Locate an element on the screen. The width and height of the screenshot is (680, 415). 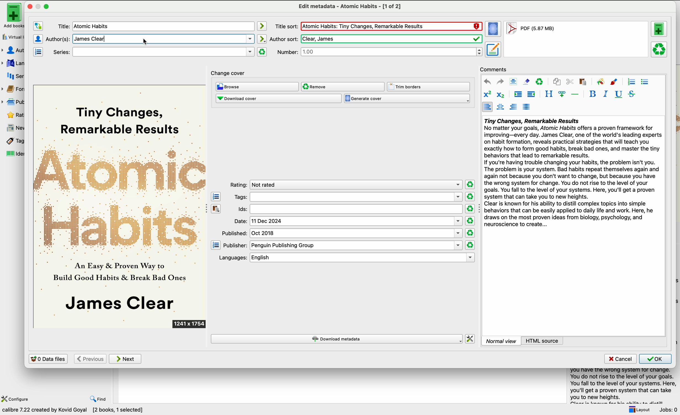
tags is located at coordinates (347, 197).